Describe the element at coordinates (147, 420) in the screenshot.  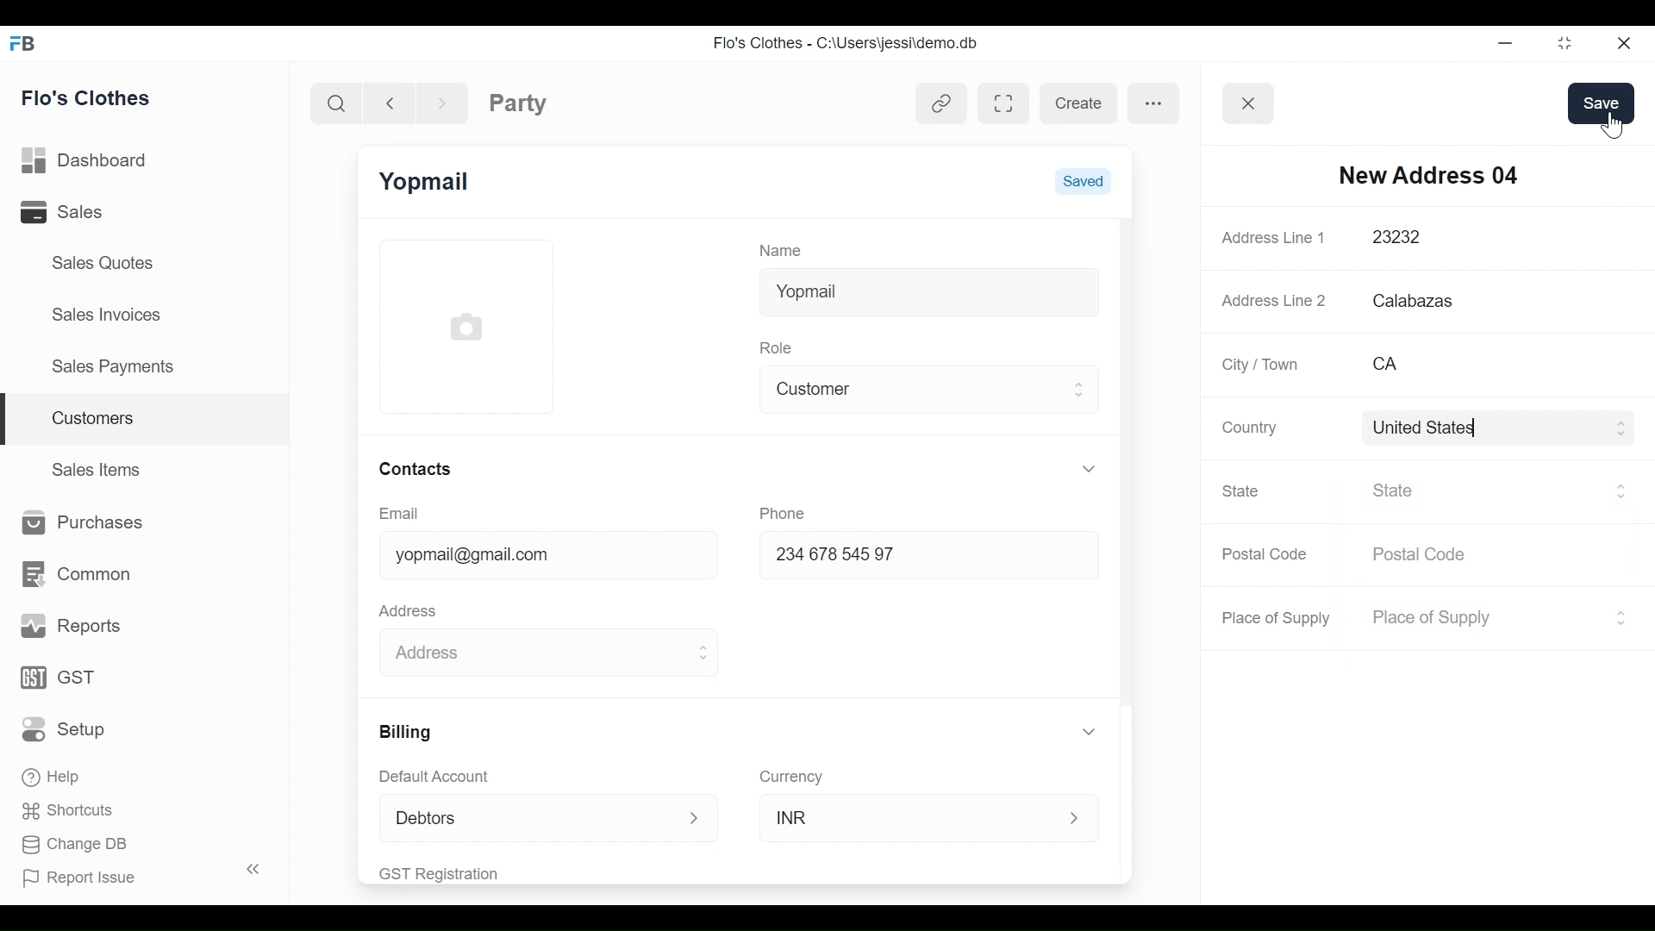
I see `Customers` at that location.